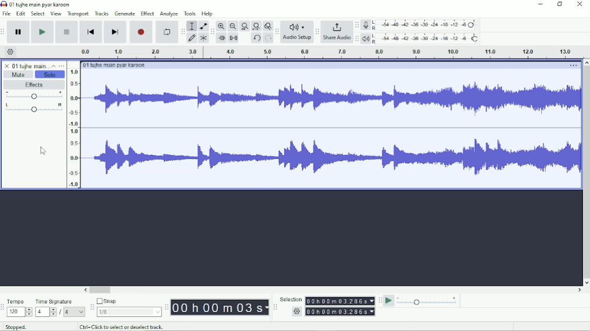 This screenshot has height=331, width=590. What do you see at coordinates (317, 31) in the screenshot?
I see `Audacity share audio toolbar` at bounding box center [317, 31].